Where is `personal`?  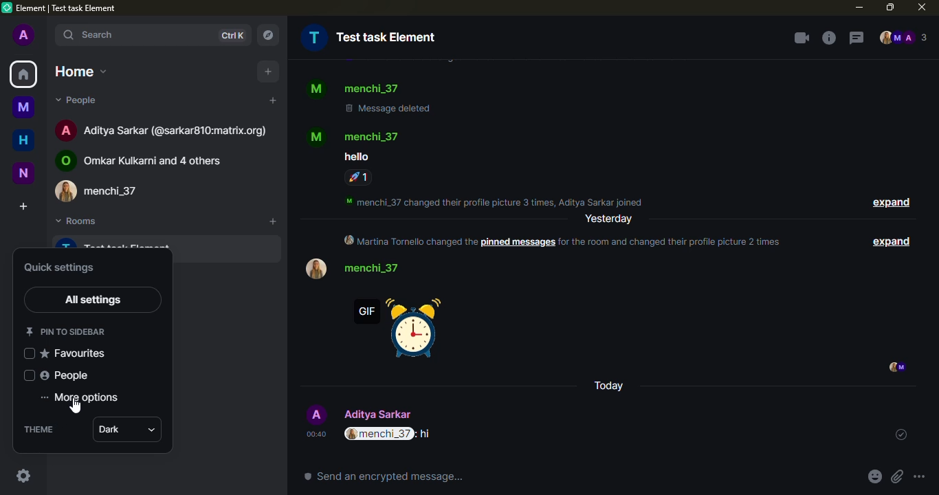
personal is located at coordinates (383, 413).